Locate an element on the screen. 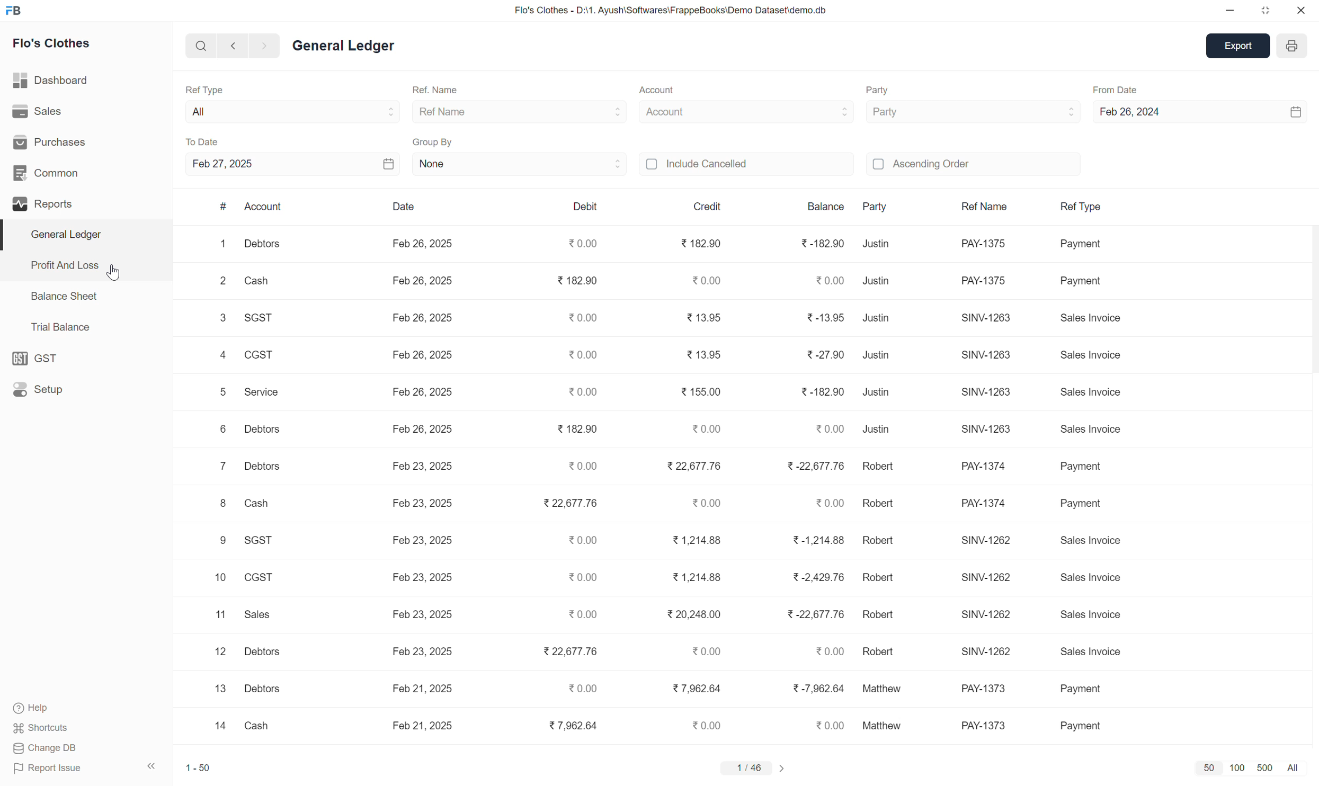 This screenshot has height=786, width=1319. ₹-1,214.88 is located at coordinates (814, 540).